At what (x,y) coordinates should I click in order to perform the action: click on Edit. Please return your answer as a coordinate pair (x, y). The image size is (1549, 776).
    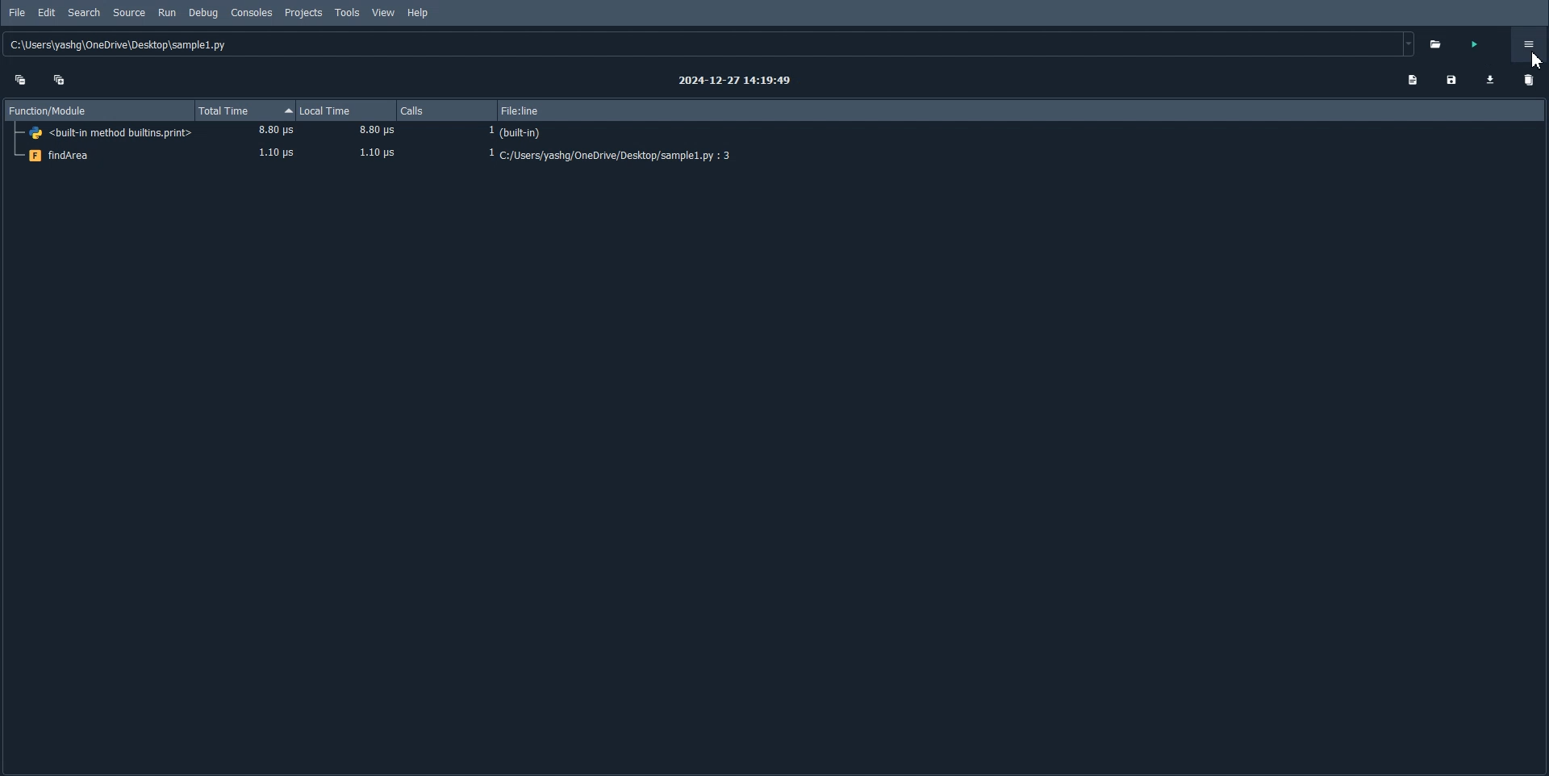
    Looking at the image, I should click on (47, 13).